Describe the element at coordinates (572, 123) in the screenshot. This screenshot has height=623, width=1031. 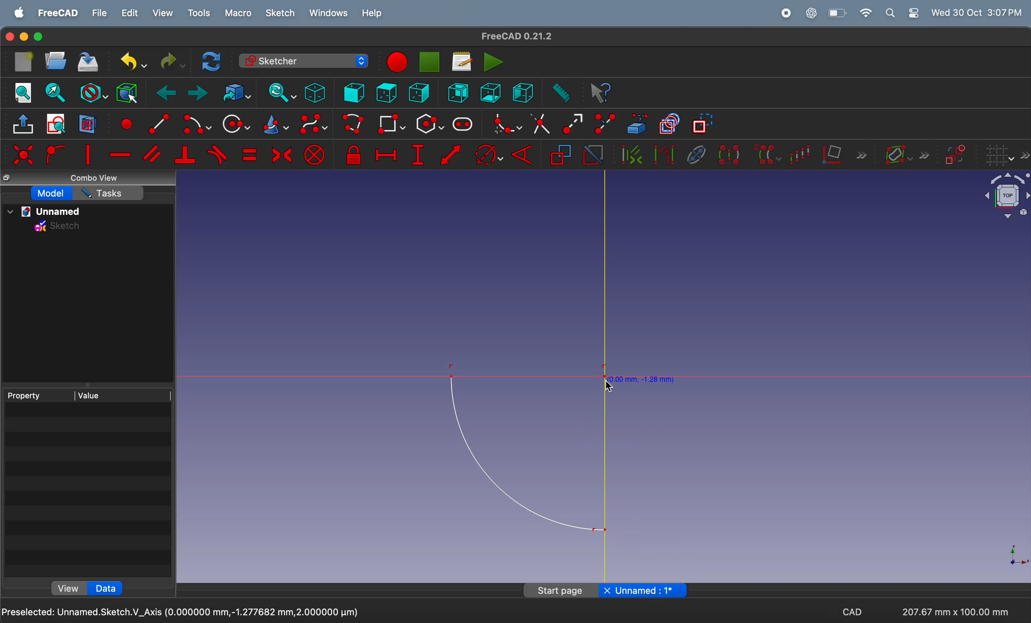
I see `extend edge` at that location.